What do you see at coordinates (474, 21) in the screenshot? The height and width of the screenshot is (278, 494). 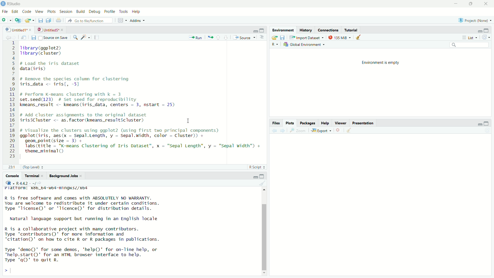 I see `project: (none)` at bounding box center [474, 21].